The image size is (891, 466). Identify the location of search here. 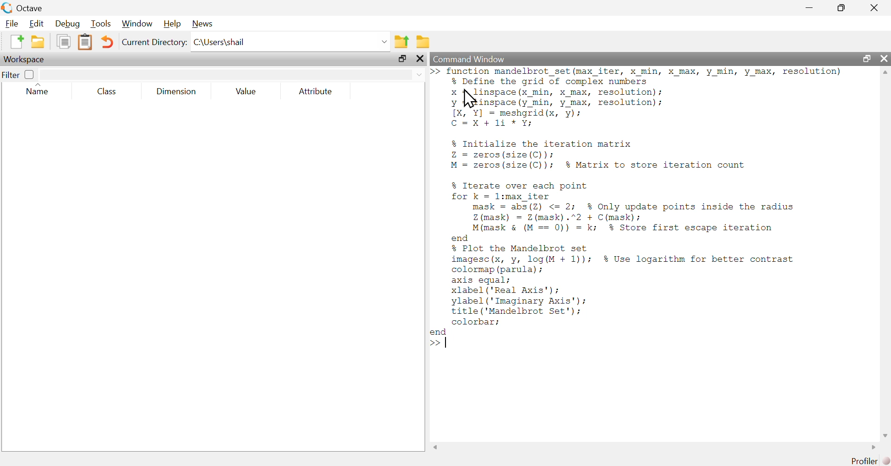
(233, 73).